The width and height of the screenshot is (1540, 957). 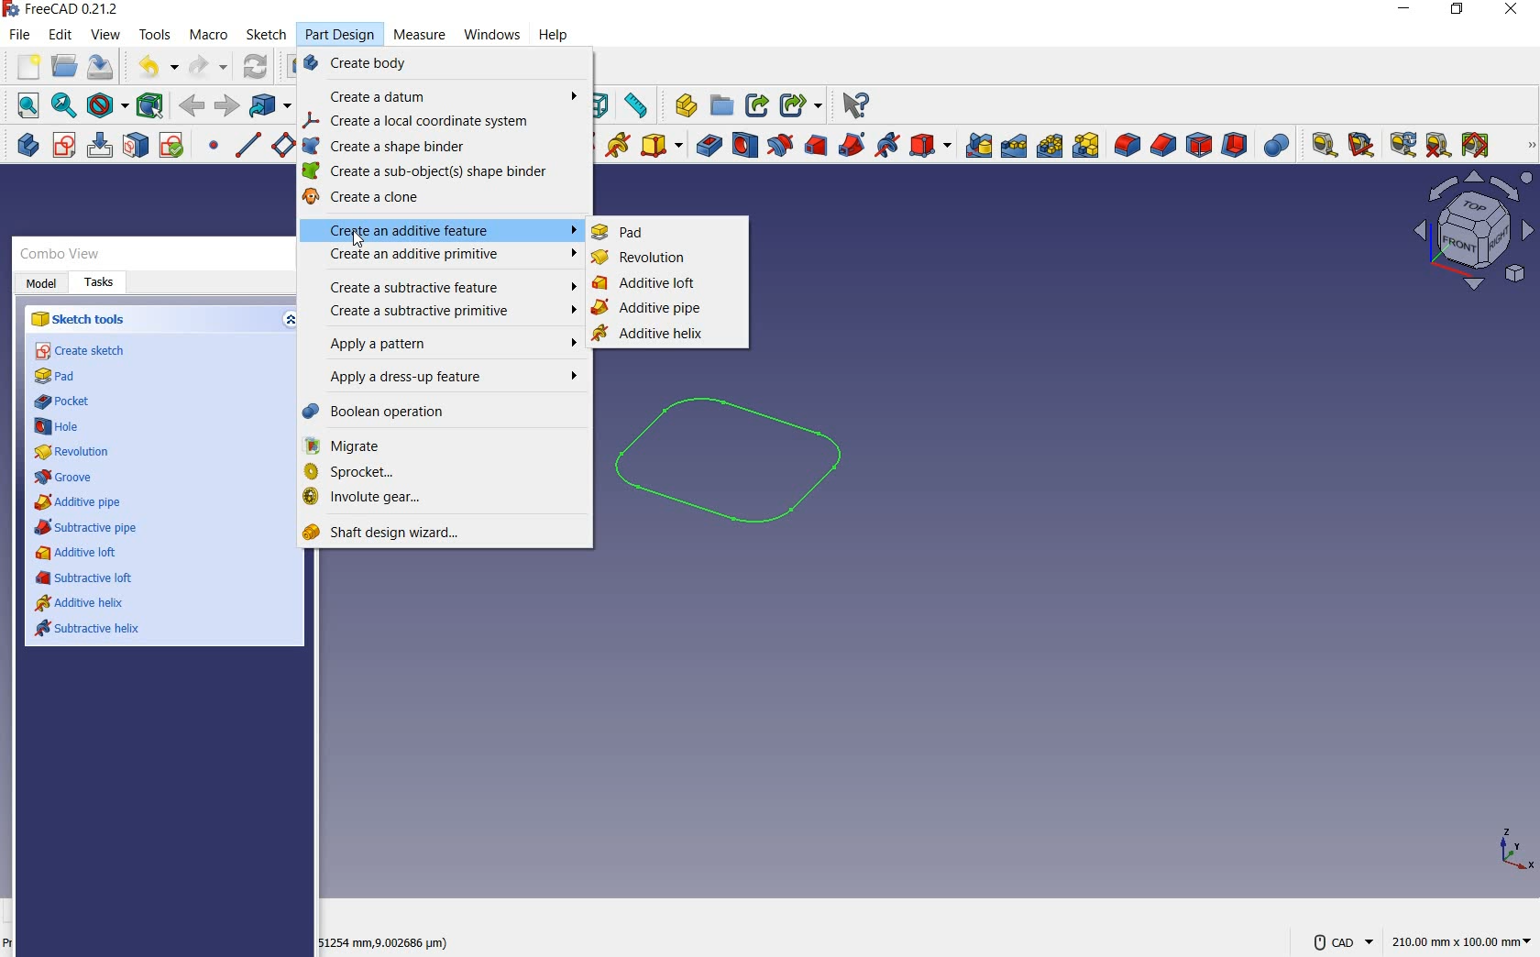 I want to click on subtractive pipe, so click(x=852, y=144).